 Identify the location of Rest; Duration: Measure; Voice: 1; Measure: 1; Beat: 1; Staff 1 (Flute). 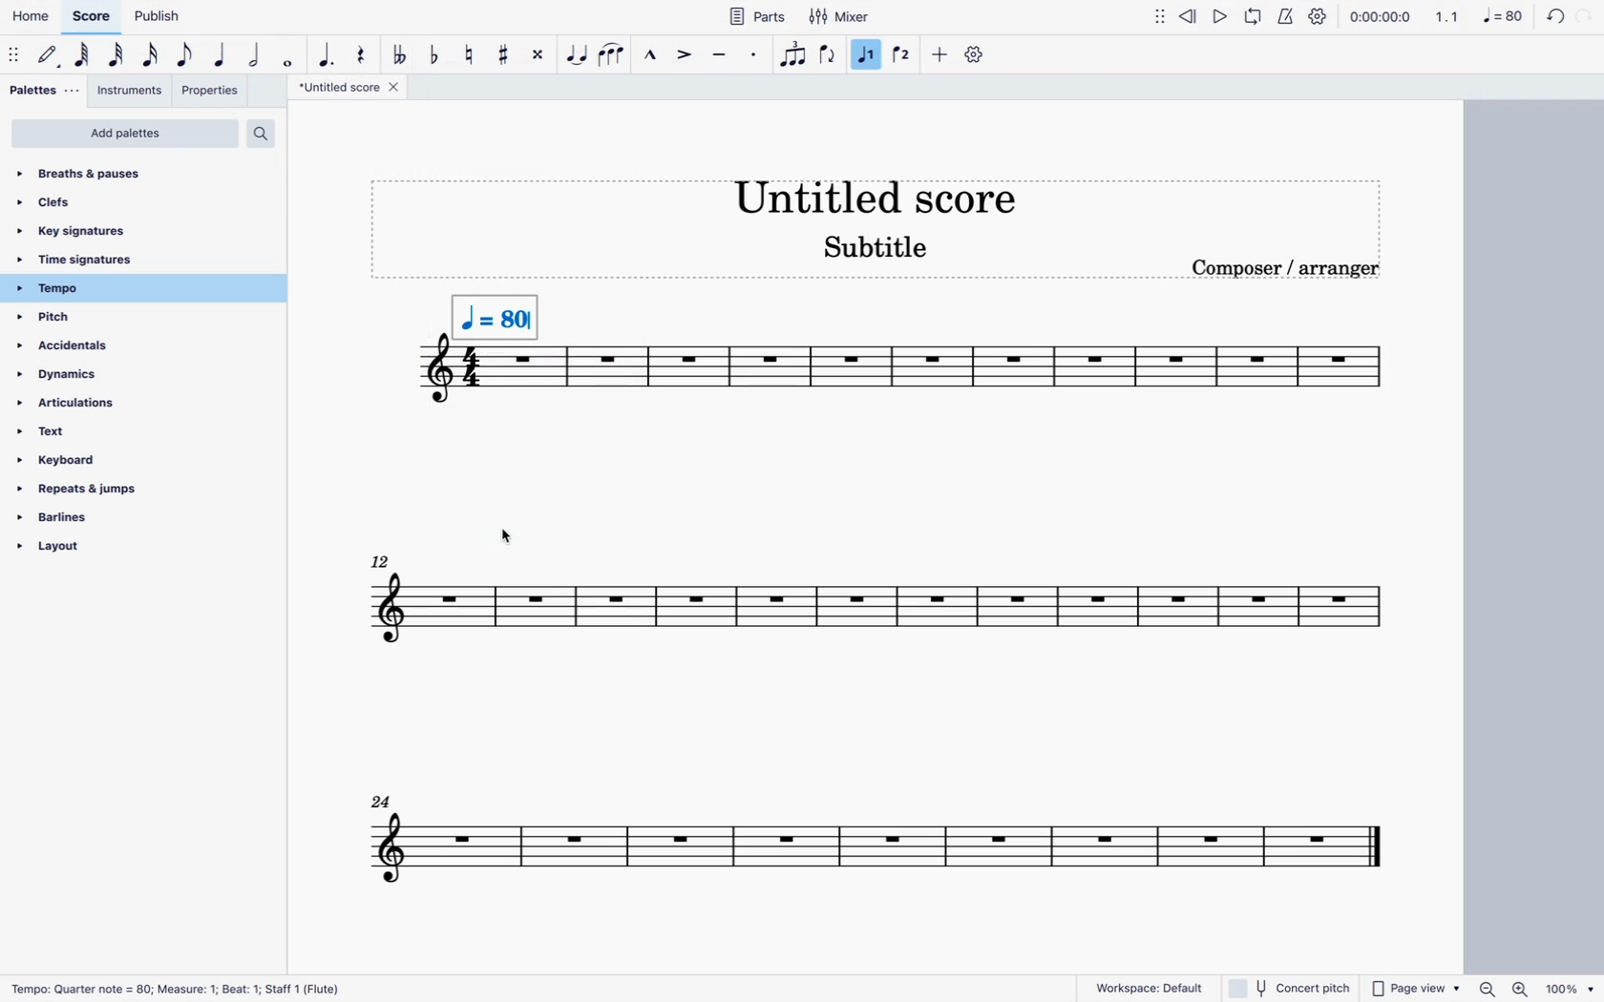
(200, 985).